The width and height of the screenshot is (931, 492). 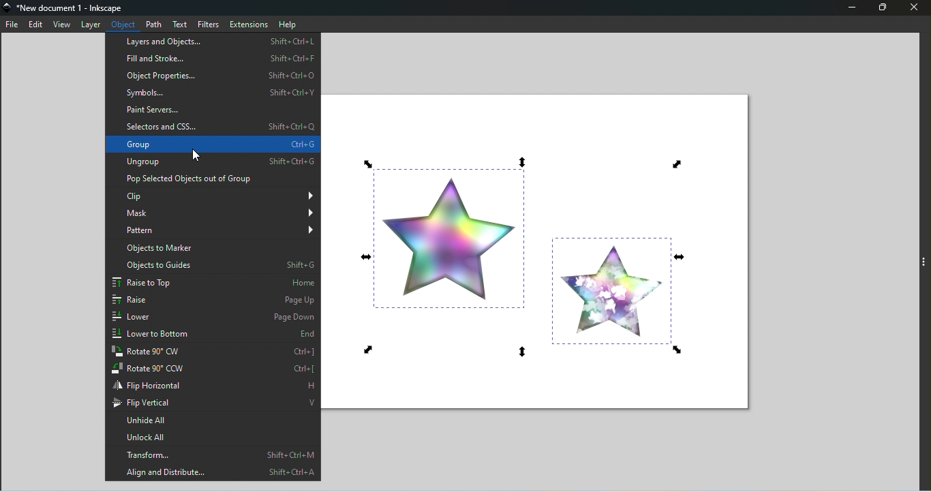 I want to click on Text, so click(x=183, y=25).